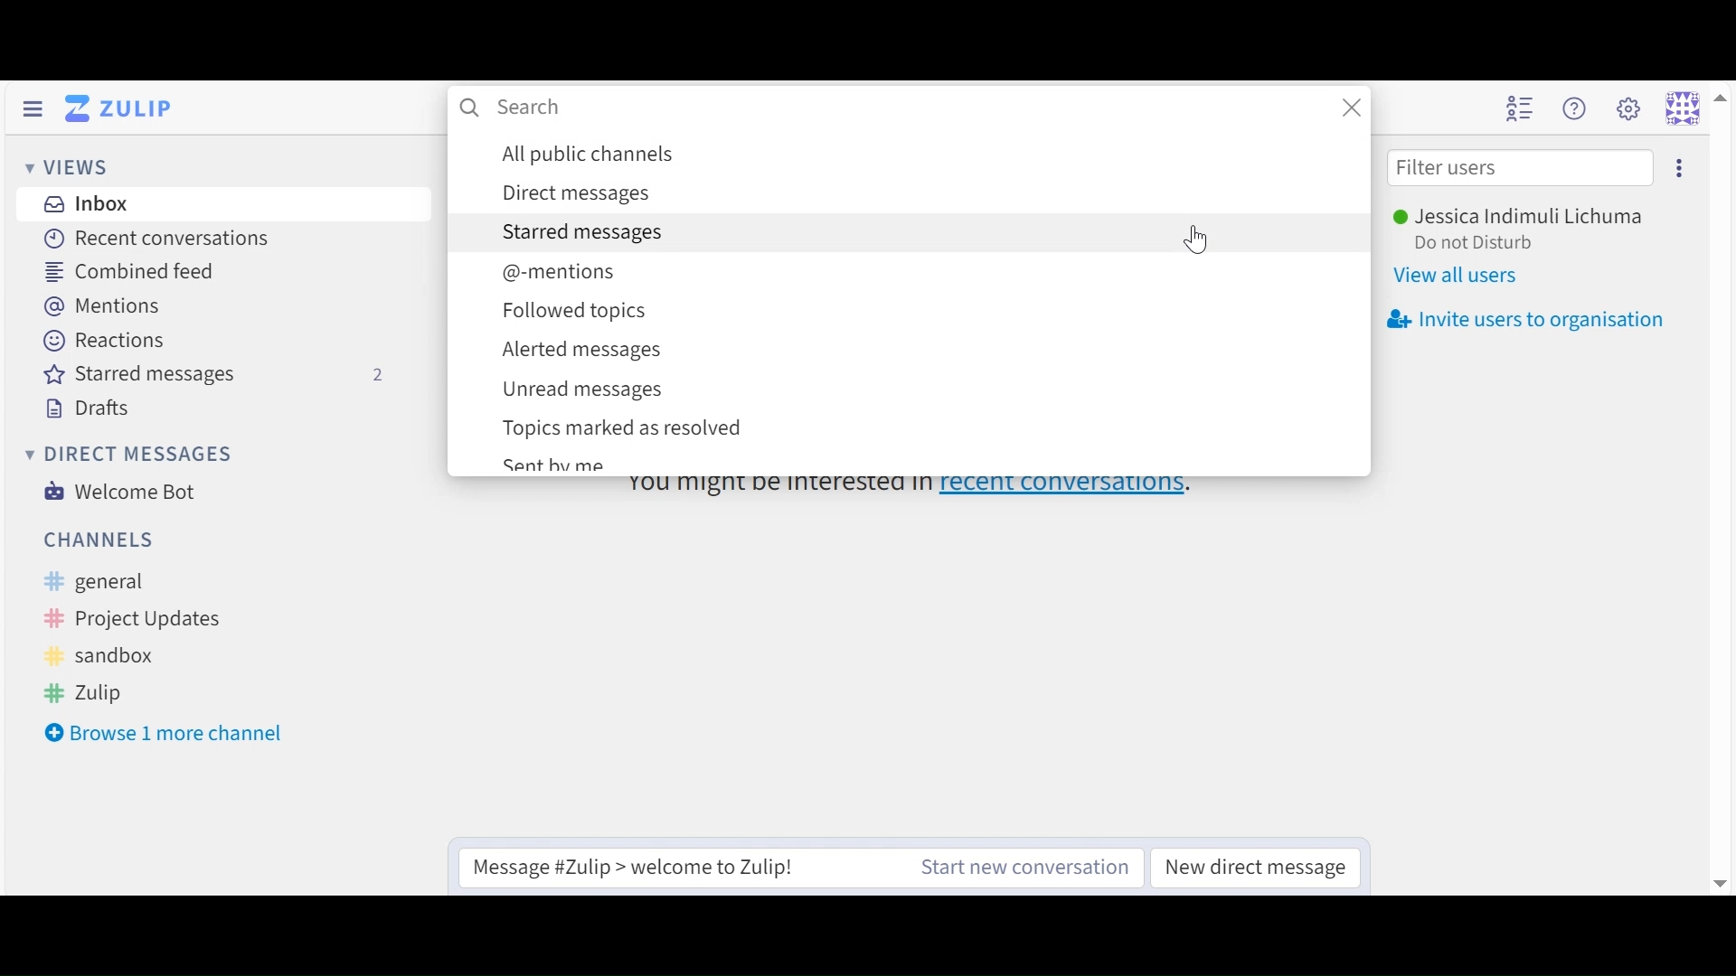  Describe the element at coordinates (134, 583) in the screenshot. I see `General` at that location.